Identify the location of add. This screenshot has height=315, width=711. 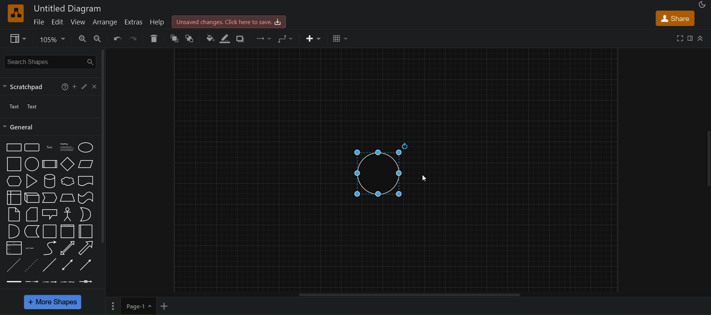
(74, 86).